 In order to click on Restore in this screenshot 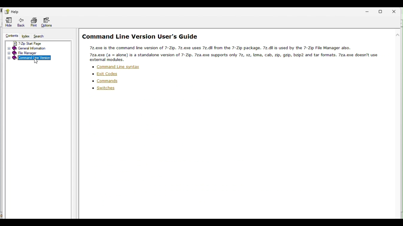, I will do `click(383, 11)`.